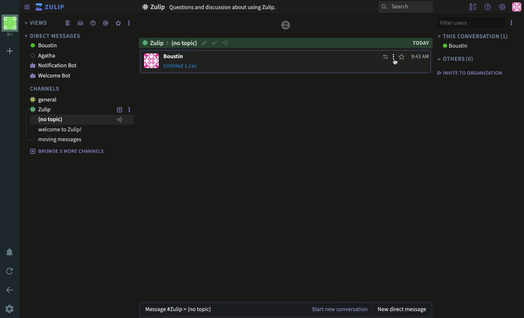  What do you see at coordinates (403, 307) in the screenshot?
I see `new direct message ` at bounding box center [403, 307].